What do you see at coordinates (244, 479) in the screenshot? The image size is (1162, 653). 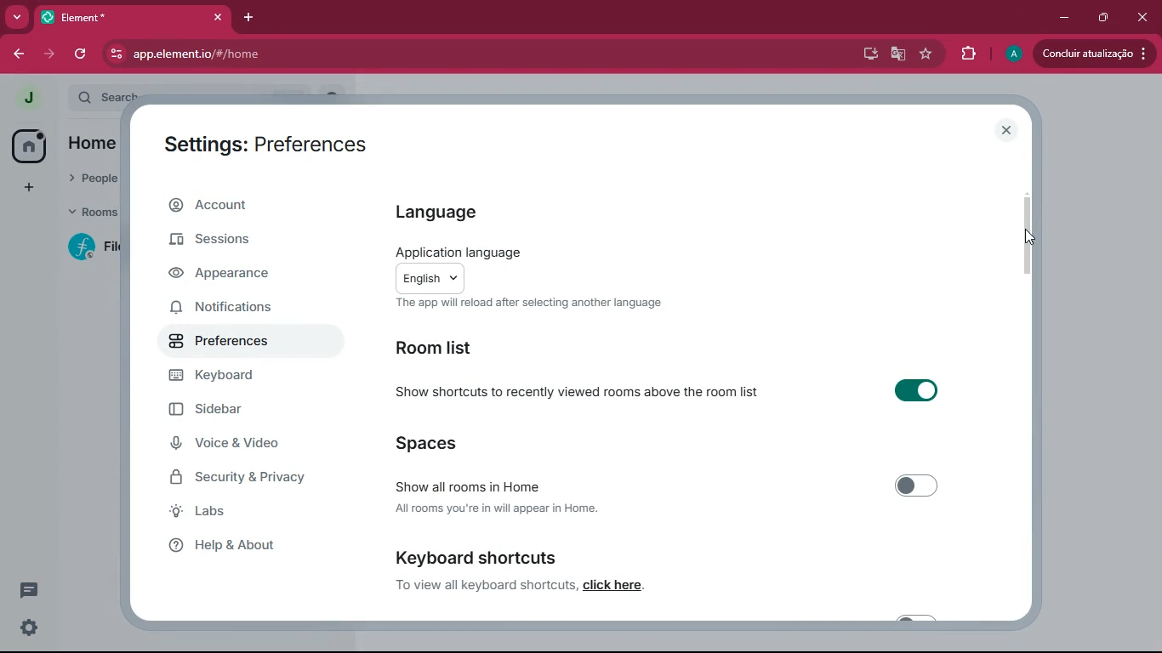 I see `security & Privacy` at bounding box center [244, 479].